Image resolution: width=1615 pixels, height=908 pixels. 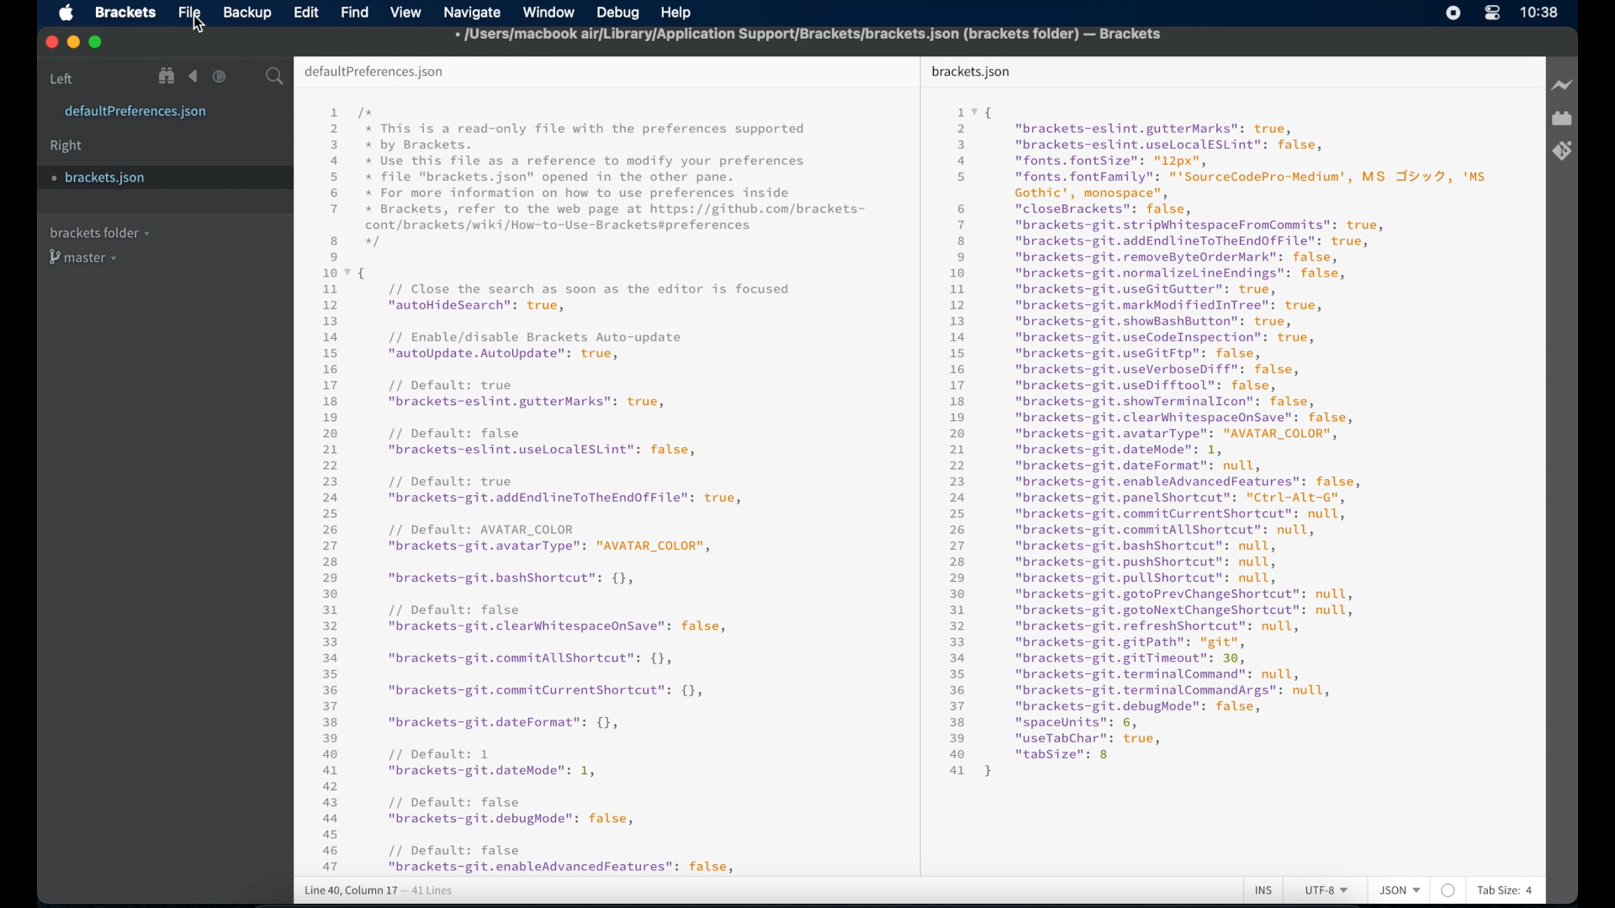 I want to click on json, so click(x=1401, y=890).